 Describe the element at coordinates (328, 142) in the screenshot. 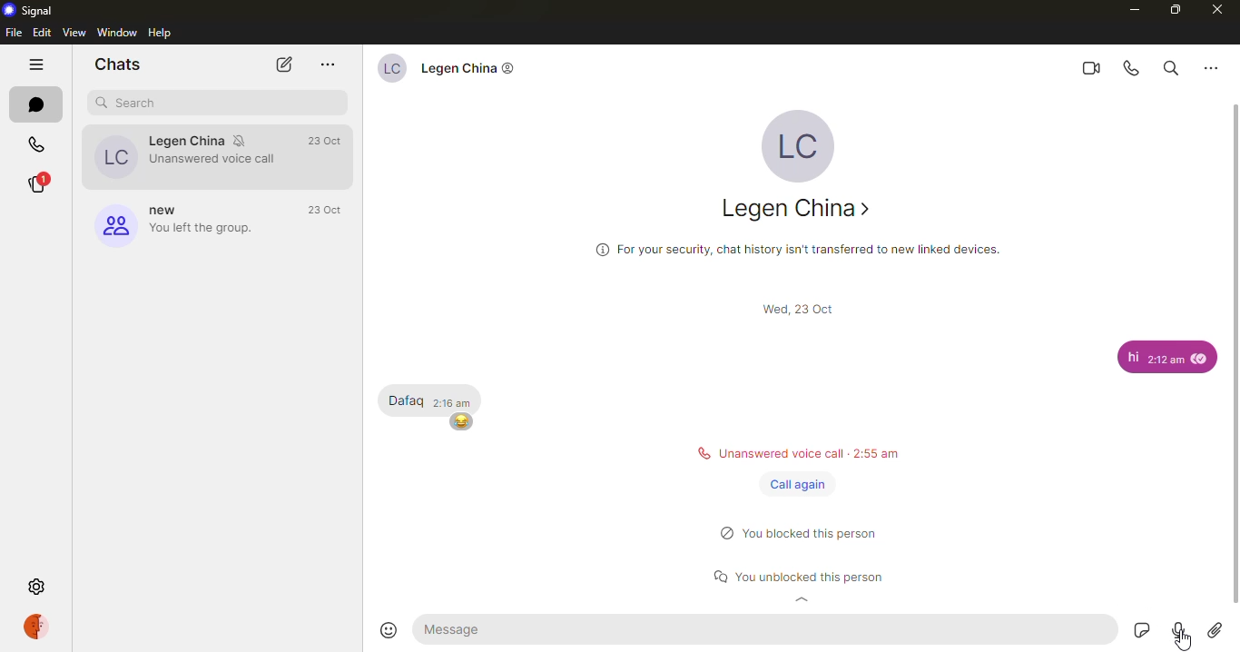

I see `time` at that location.